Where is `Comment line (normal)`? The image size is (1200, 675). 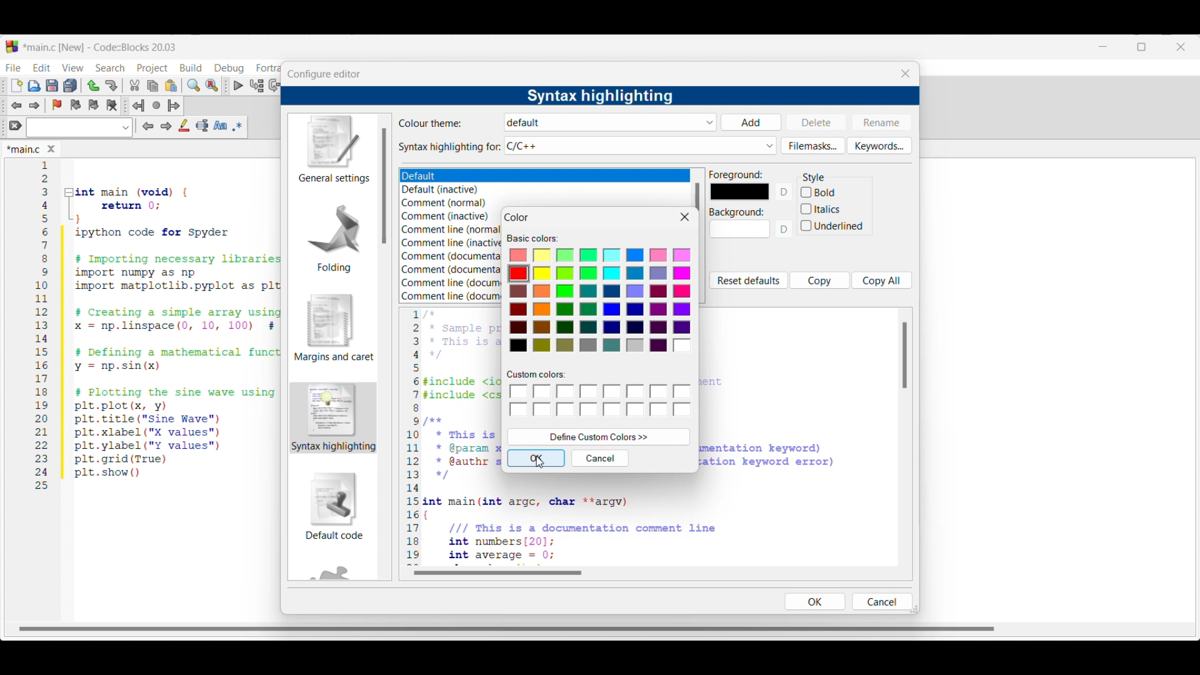 Comment line (normal) is located at coordinates (453, 229).